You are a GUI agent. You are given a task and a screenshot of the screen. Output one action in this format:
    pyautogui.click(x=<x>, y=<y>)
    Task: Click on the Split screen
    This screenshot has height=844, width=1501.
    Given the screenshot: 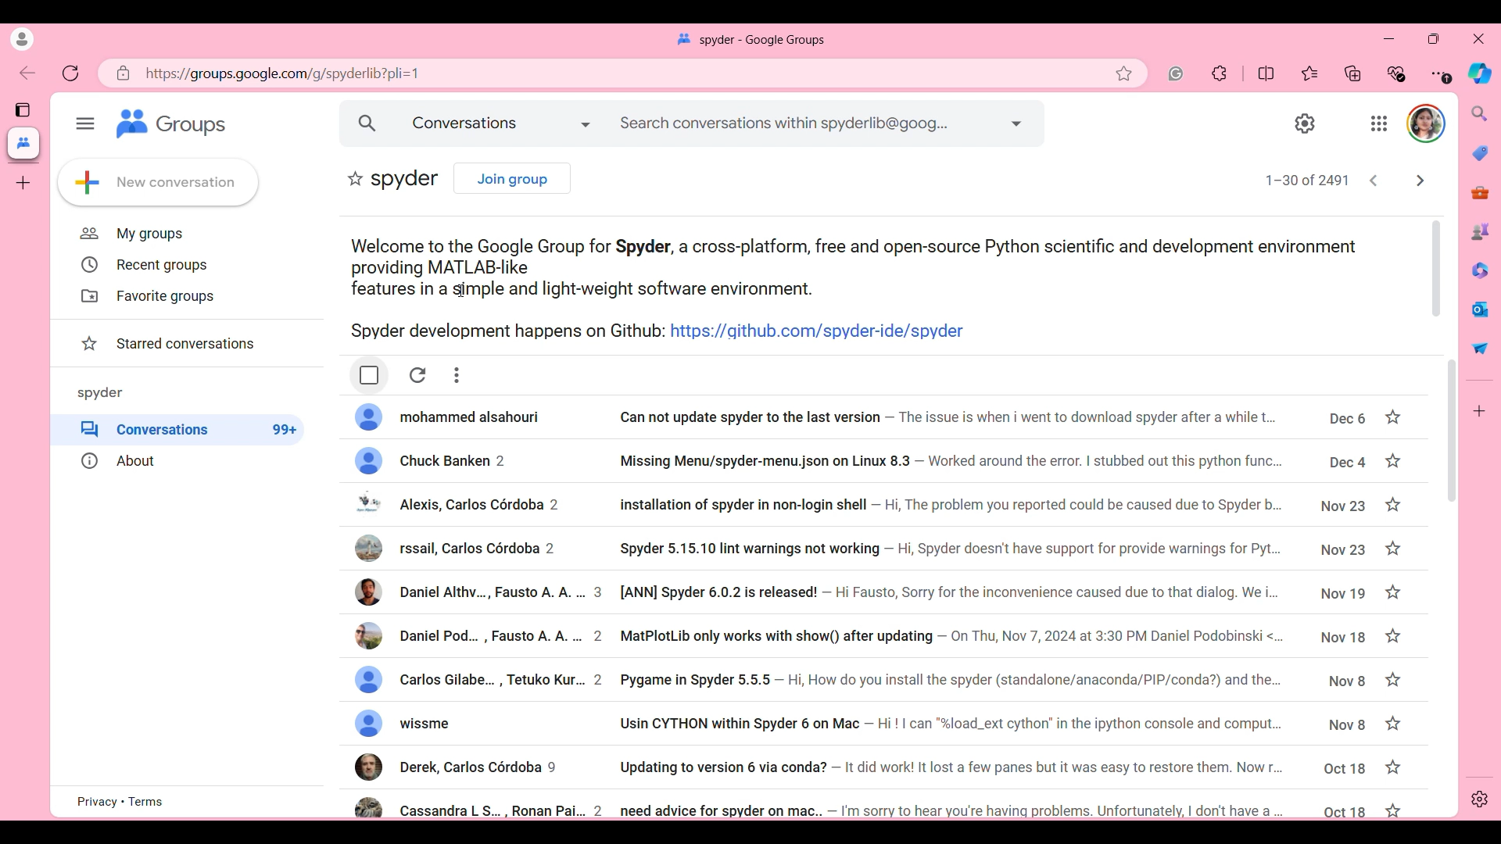 What is the action you would take?
    pyautogui.click(x=1266, y=73)
    